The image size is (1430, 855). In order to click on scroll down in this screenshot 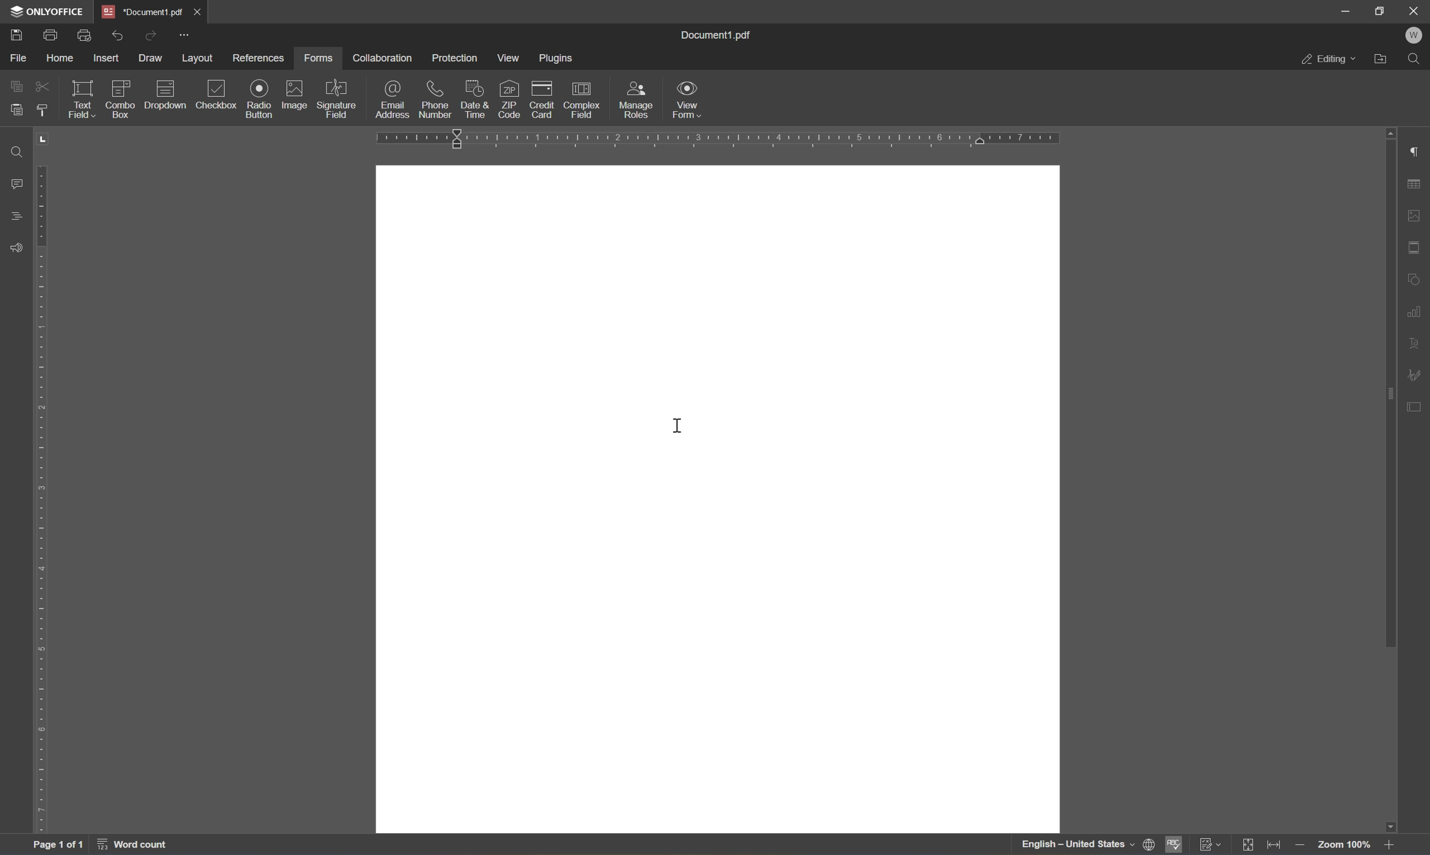, I will do `click(1393, 824)`.